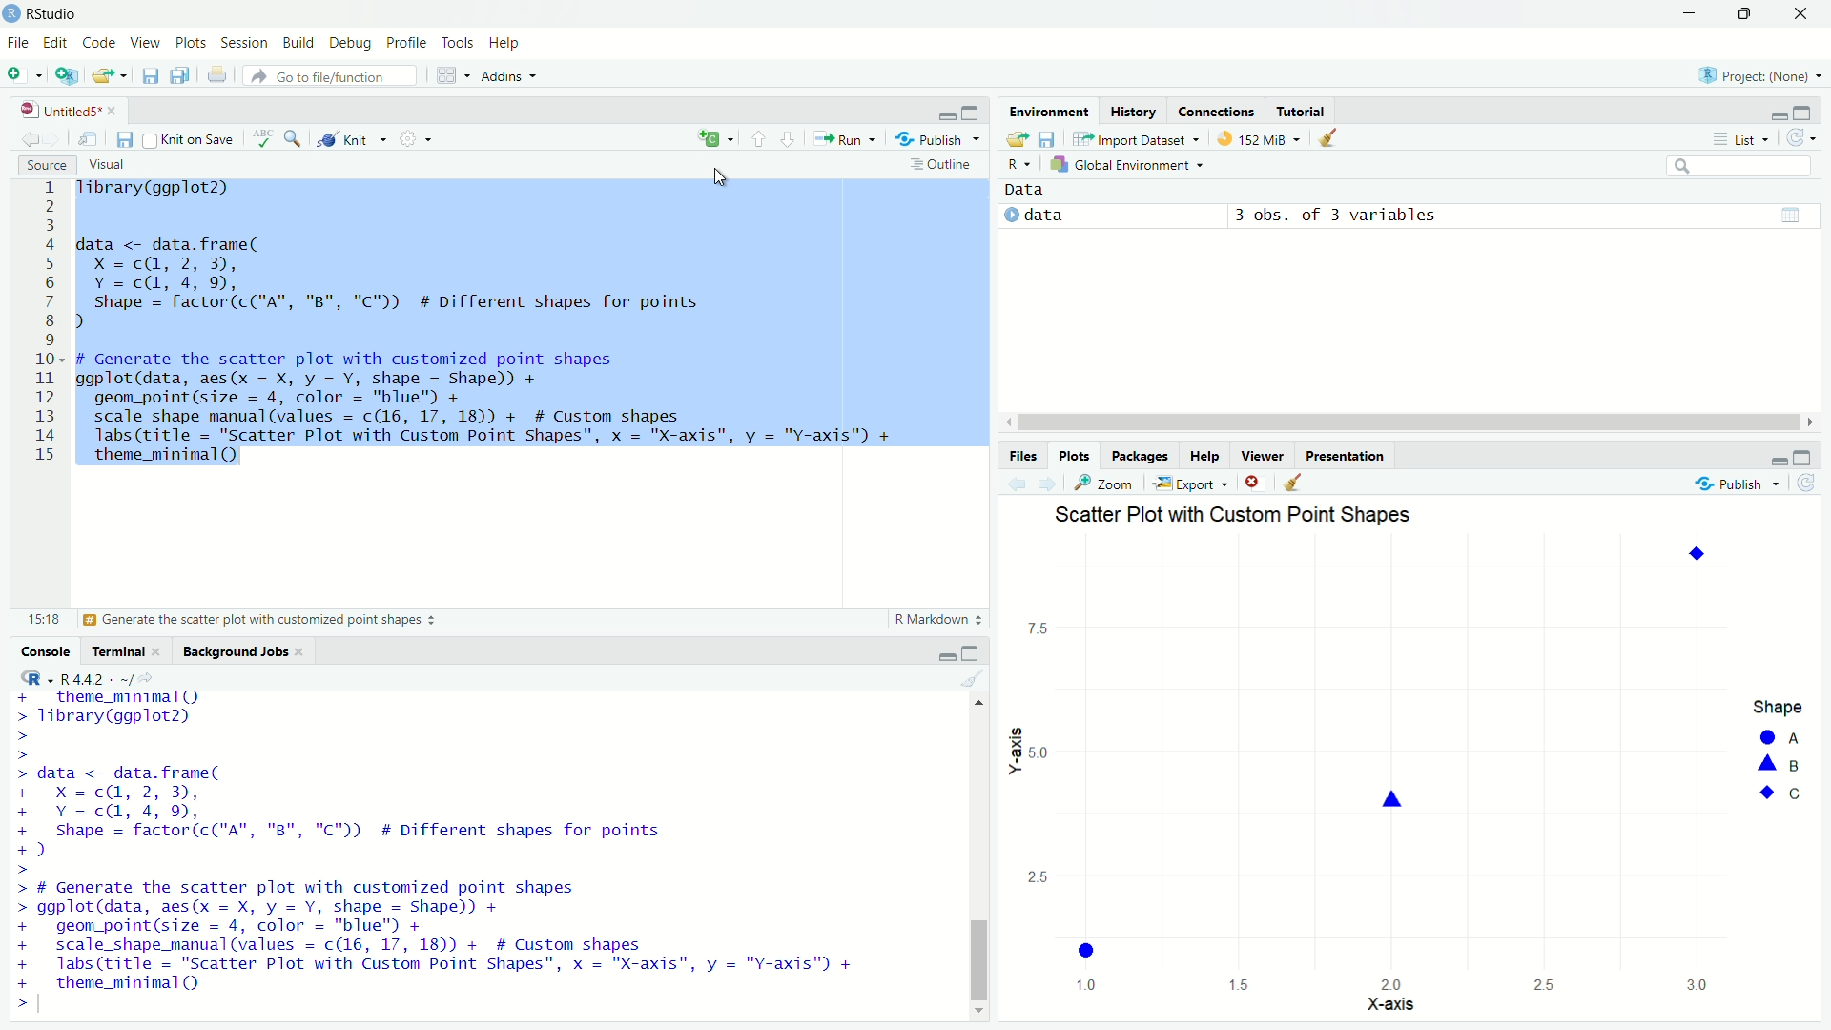 This screenshot has height=1030, width=1831. What do you see at coordinates (217, 74) in the screenshot?
I see `Print the current file` at bounding box center [217, 74].